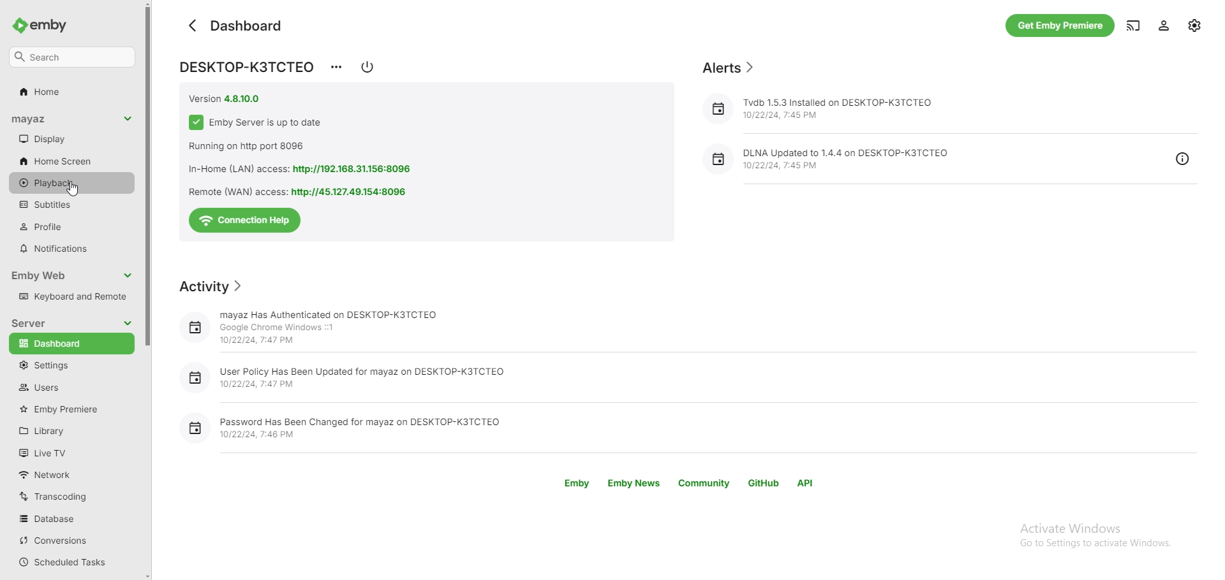 This screenshot has height=580, width=1225. I want to click on scroll bar, so click(151, 290).